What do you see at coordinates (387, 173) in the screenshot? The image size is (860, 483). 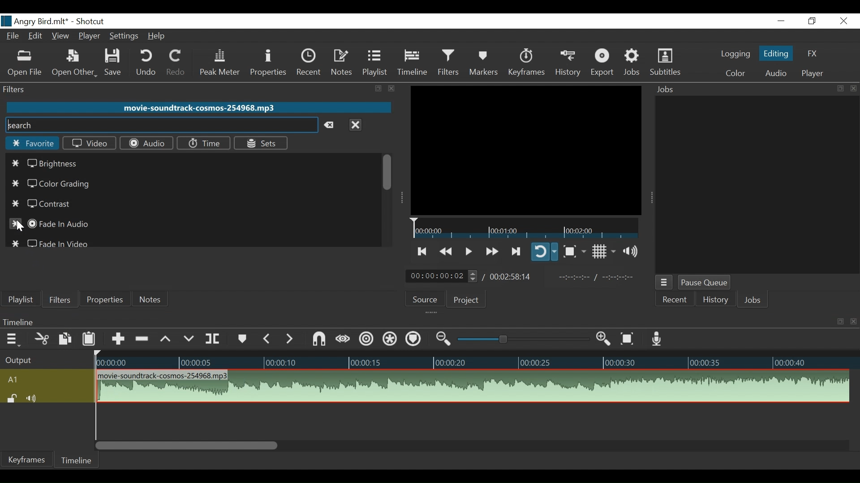 I see `Vertical Scroll bar` at bounding box center [387, 173].